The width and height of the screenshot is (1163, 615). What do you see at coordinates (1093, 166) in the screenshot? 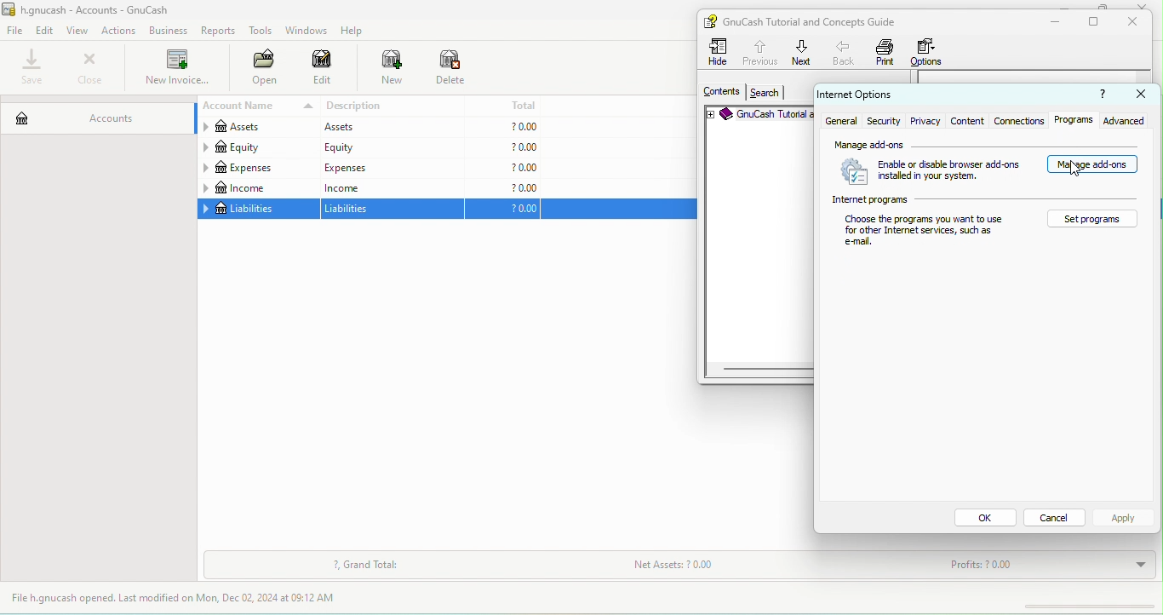
I see `manage add  ons` at bounding box center [1093, 166].